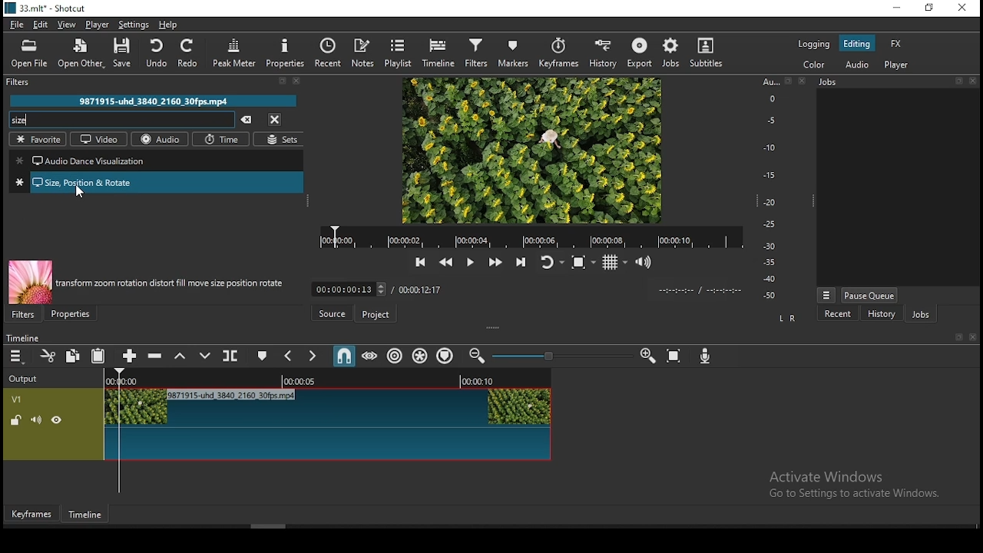 The height and width of the screenshot is (553, 983). I want to click on 00:00:00:13, so click(343, 288).